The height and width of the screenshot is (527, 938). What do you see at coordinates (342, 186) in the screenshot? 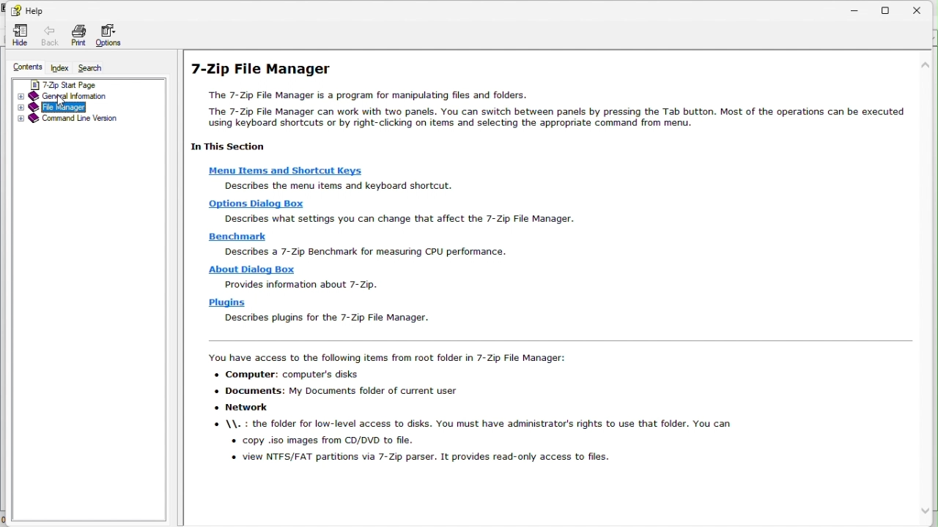
I see `Describe menu items and shortcut keys` at bounding box center [342, 186].